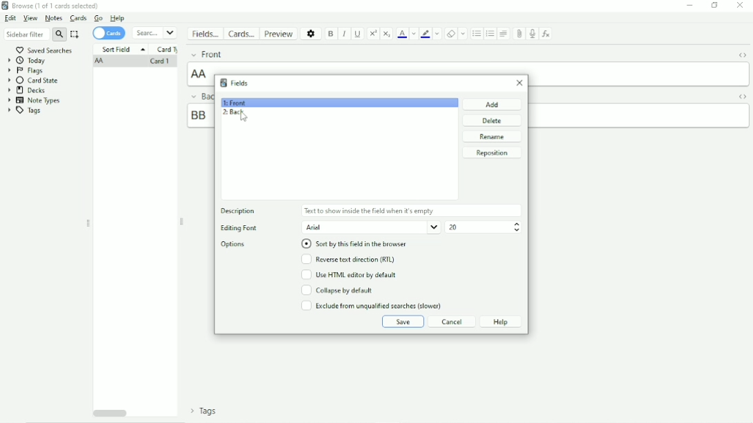 This screenshot has width=753, height=423. Describe the element at coordinates (75, 34) in the screenshot. I see `Select` at that location.